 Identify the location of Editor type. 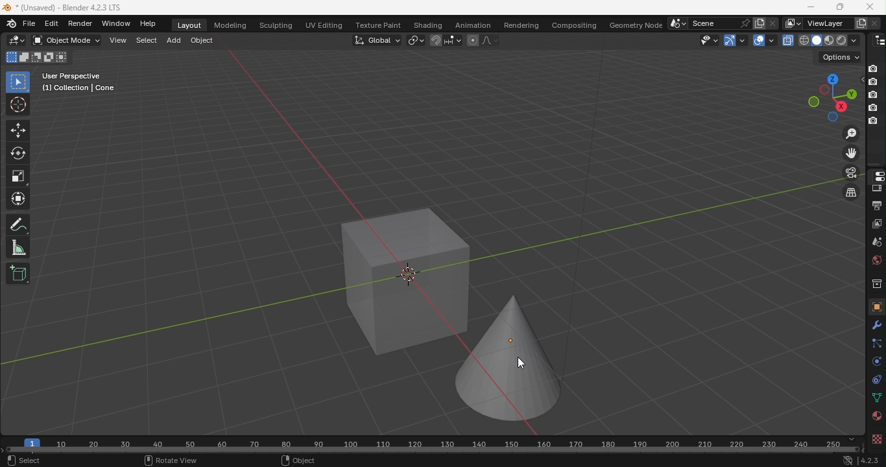
(880, 39).